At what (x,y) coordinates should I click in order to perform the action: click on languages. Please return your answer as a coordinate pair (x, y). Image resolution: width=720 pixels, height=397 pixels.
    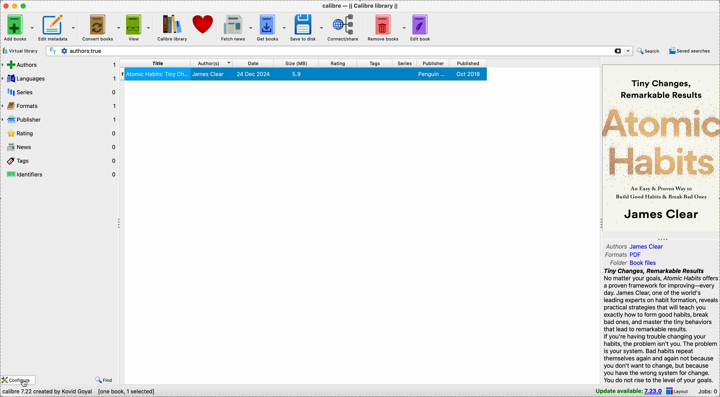
    Looking at the image, I should click on (58, 79).